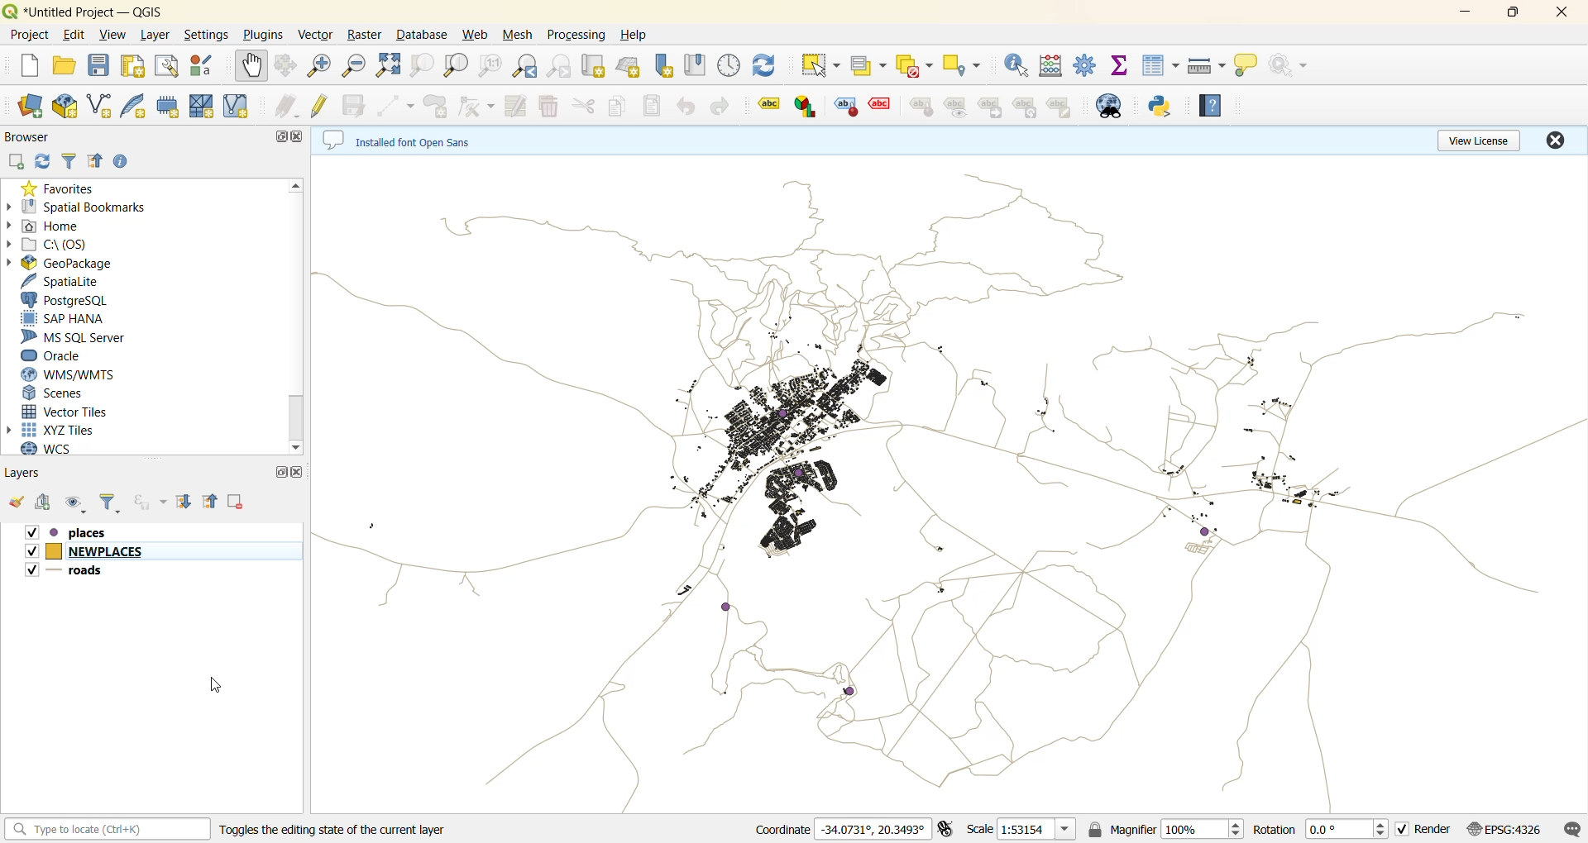  I want to click on zoom in, so click(322, 68).